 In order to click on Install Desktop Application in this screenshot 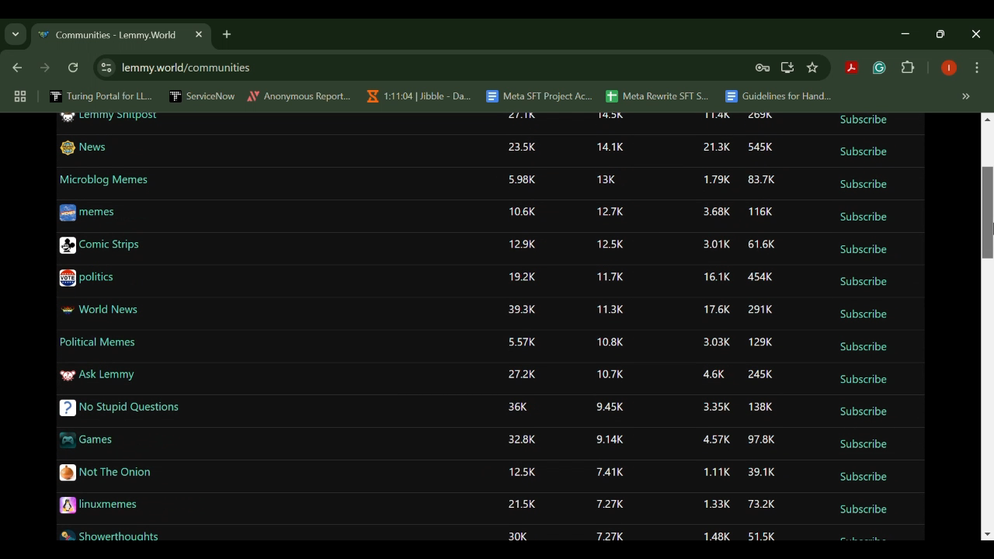, I will do `click(787, 68)`.